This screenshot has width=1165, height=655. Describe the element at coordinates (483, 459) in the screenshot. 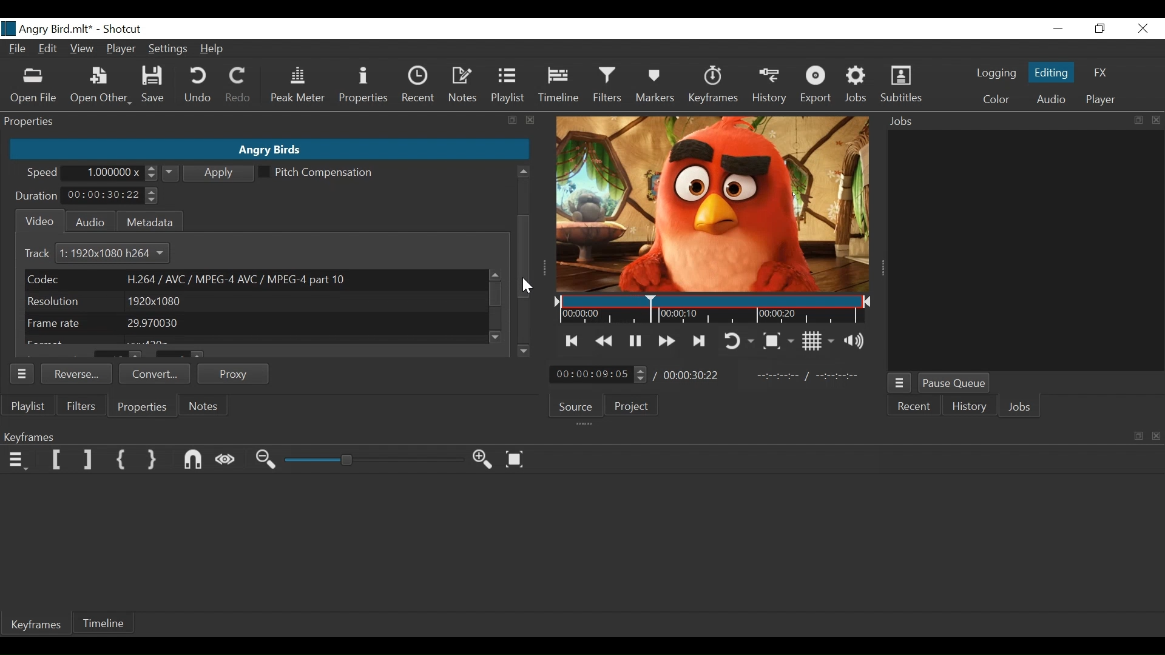

I see `Zoom timeline in` at that location.